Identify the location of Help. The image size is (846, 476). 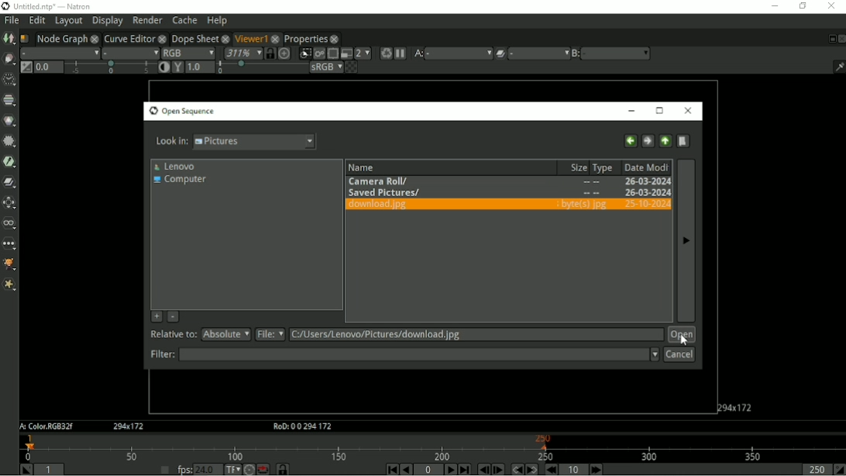
(218, 20).